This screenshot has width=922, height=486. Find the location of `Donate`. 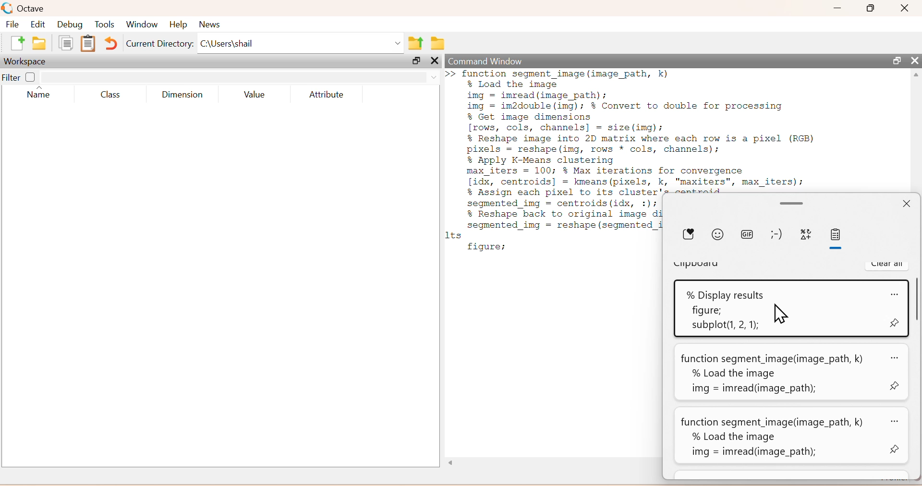

Donate is located at coordinates (688, 234).